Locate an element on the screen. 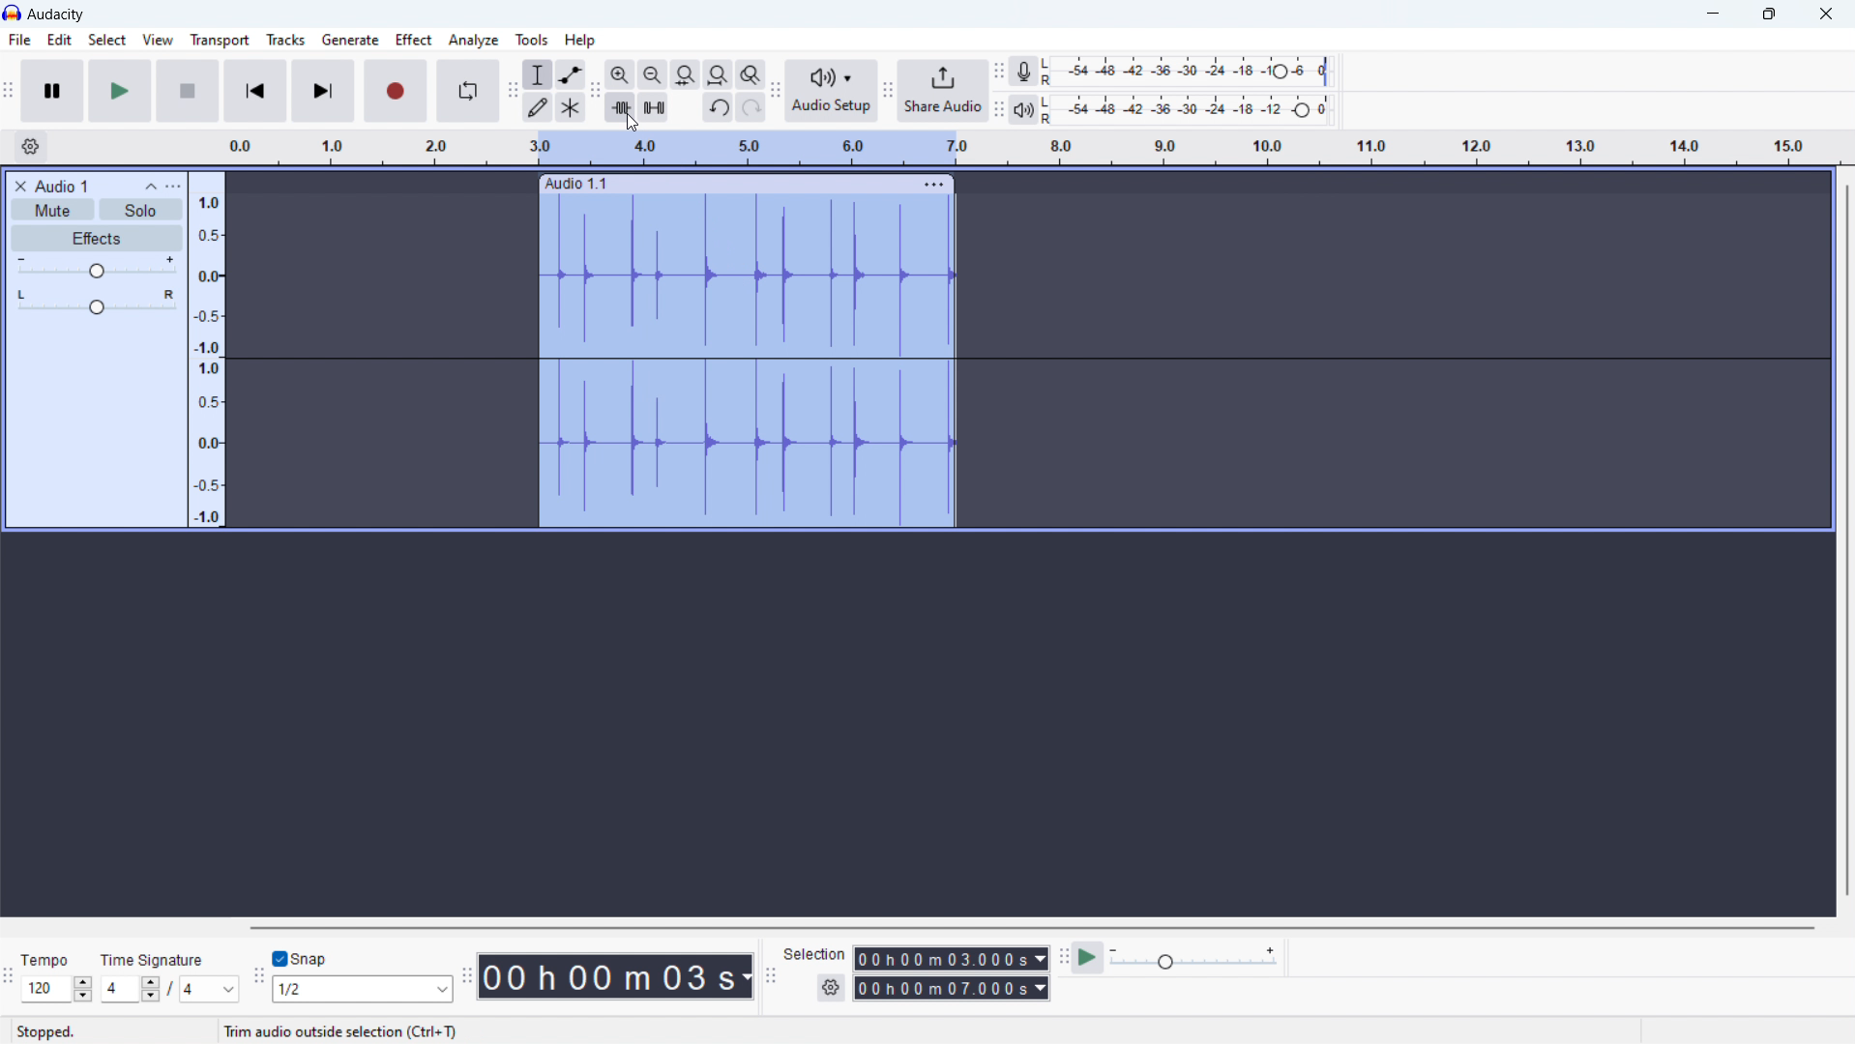 Image resolution: width=1855 pixels, height=1044 pixels. skip to start is located at coordinates (255, 91).